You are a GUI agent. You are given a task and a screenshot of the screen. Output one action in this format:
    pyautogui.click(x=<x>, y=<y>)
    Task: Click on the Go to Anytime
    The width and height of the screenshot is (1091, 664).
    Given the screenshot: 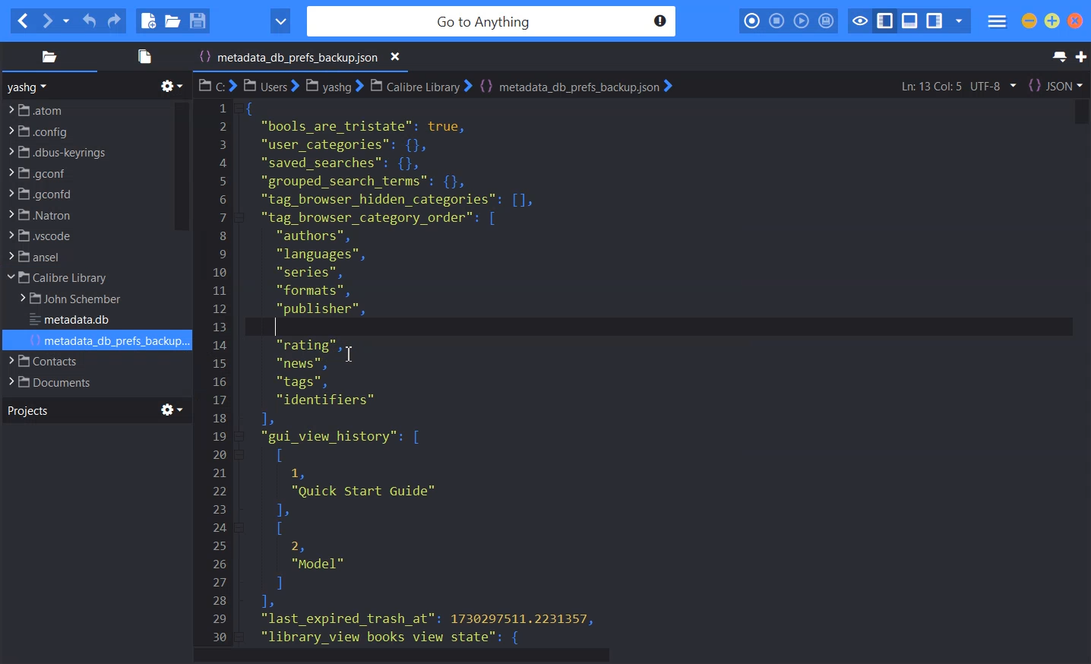 What is the action you would take?
    pyautogui.click(x=493, y=22)
    